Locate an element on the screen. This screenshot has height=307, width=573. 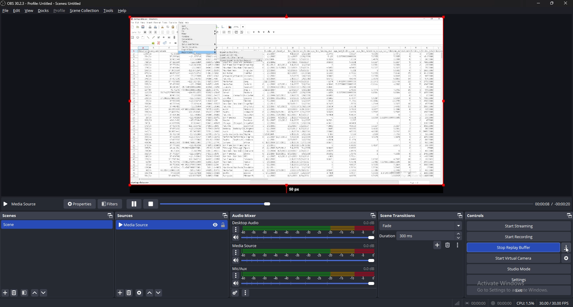
0.0db is located at coordinates (369, 222).